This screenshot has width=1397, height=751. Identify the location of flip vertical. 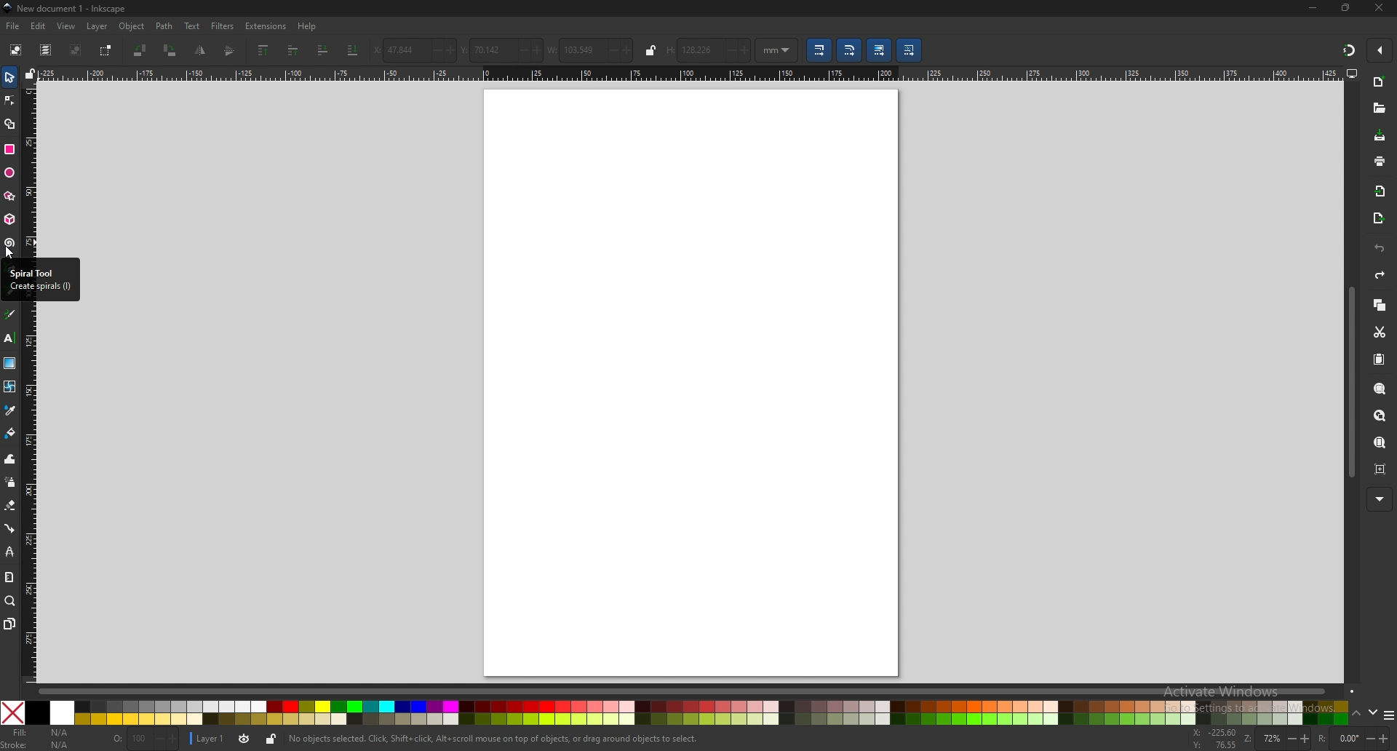
(230, 52).